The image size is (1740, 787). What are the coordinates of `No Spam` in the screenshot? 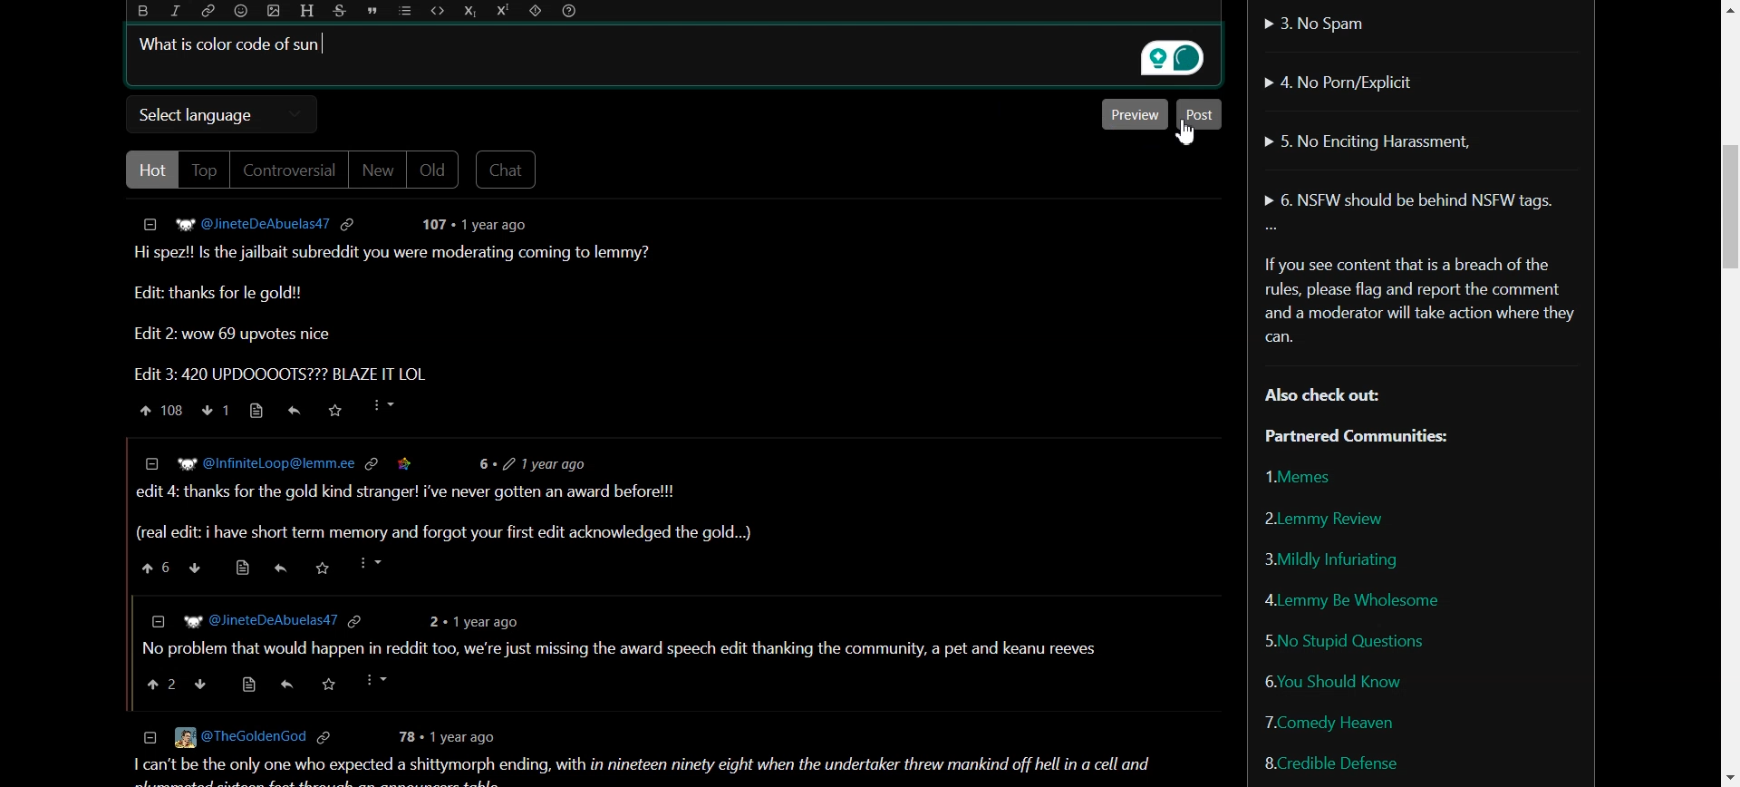 It's located at (1316, 22).